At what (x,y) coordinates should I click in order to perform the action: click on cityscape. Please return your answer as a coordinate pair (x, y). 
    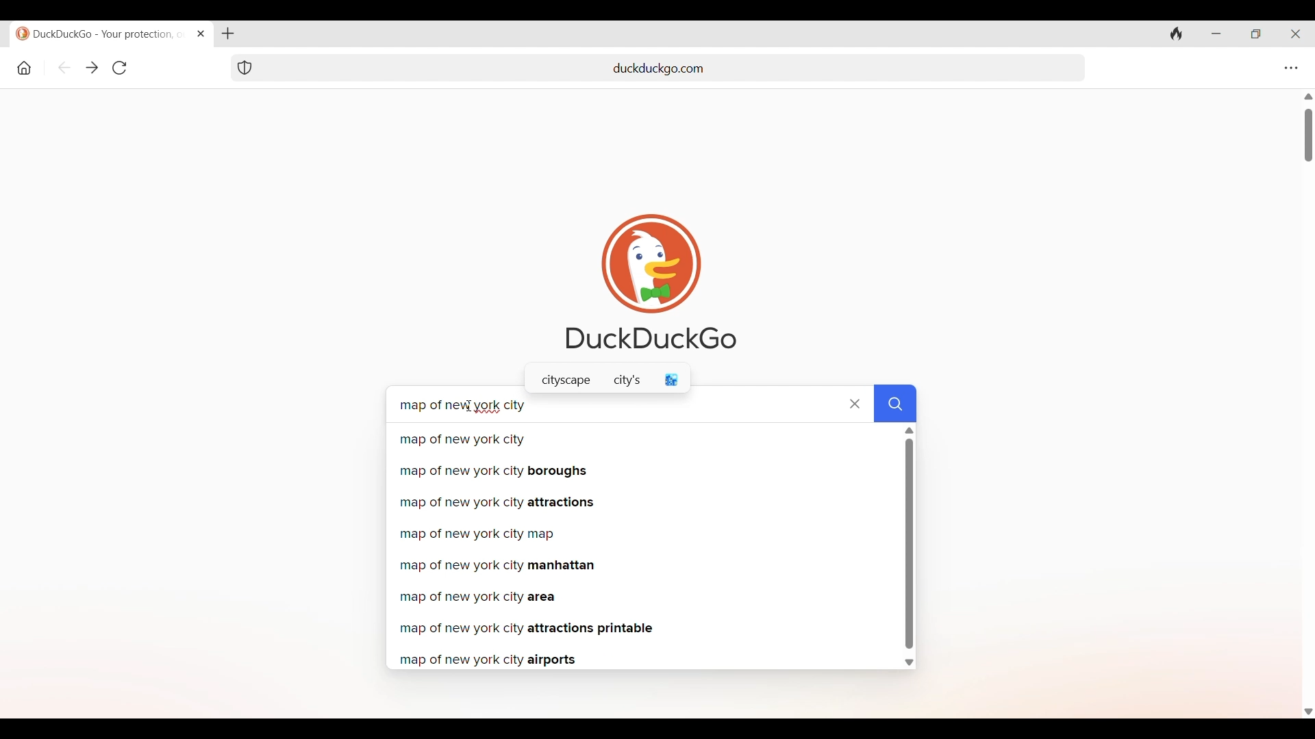
    Looking at the image, I should click on (566, 380).